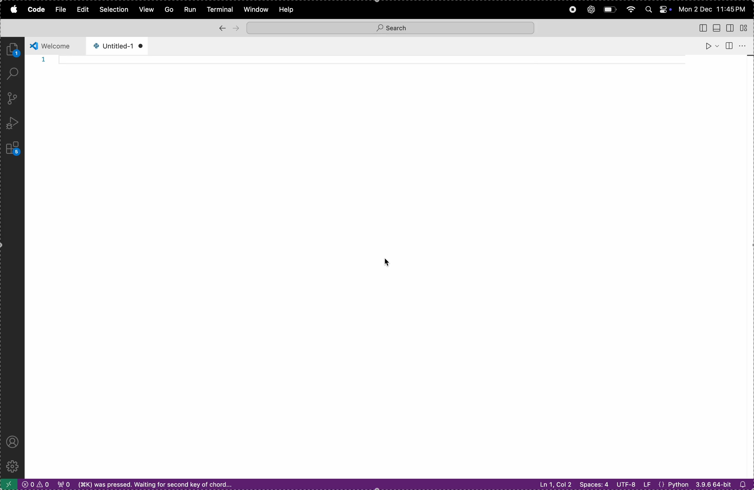 The image size is (754, 490). I want to click on code line, so click(371, 60).